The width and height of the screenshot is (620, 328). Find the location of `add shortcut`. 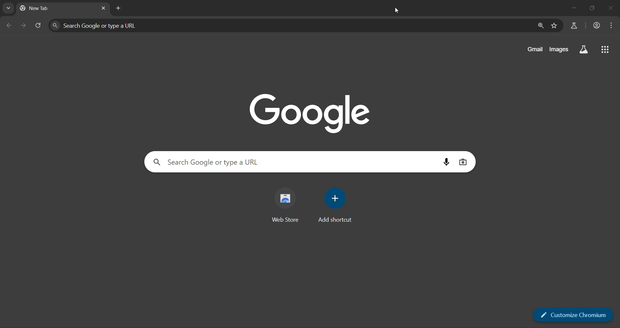

add shortcut is located at coordinates (335, 204).